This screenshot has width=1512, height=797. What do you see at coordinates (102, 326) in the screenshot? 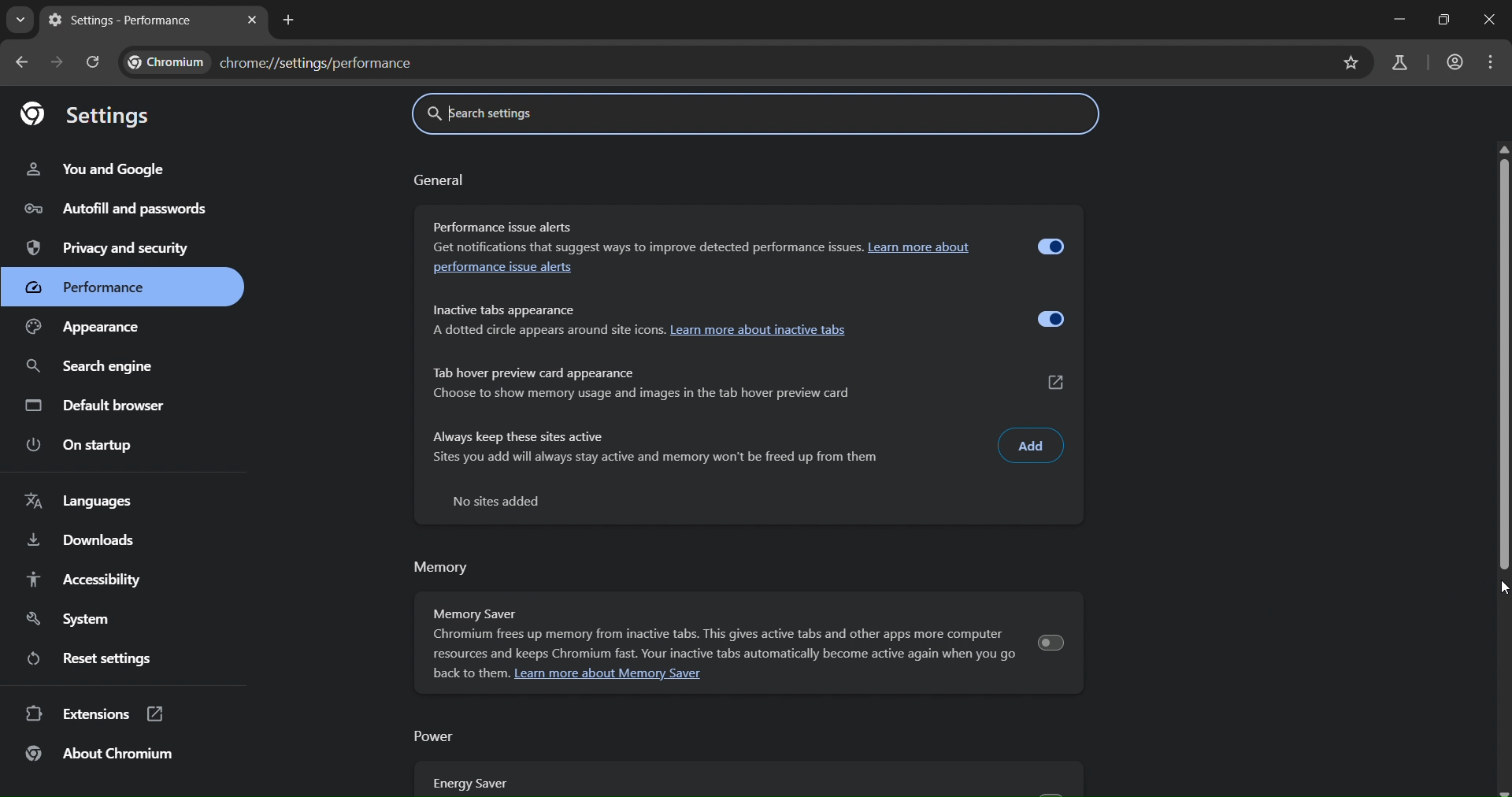
I see `appearance` at bounding box center [102, 326].